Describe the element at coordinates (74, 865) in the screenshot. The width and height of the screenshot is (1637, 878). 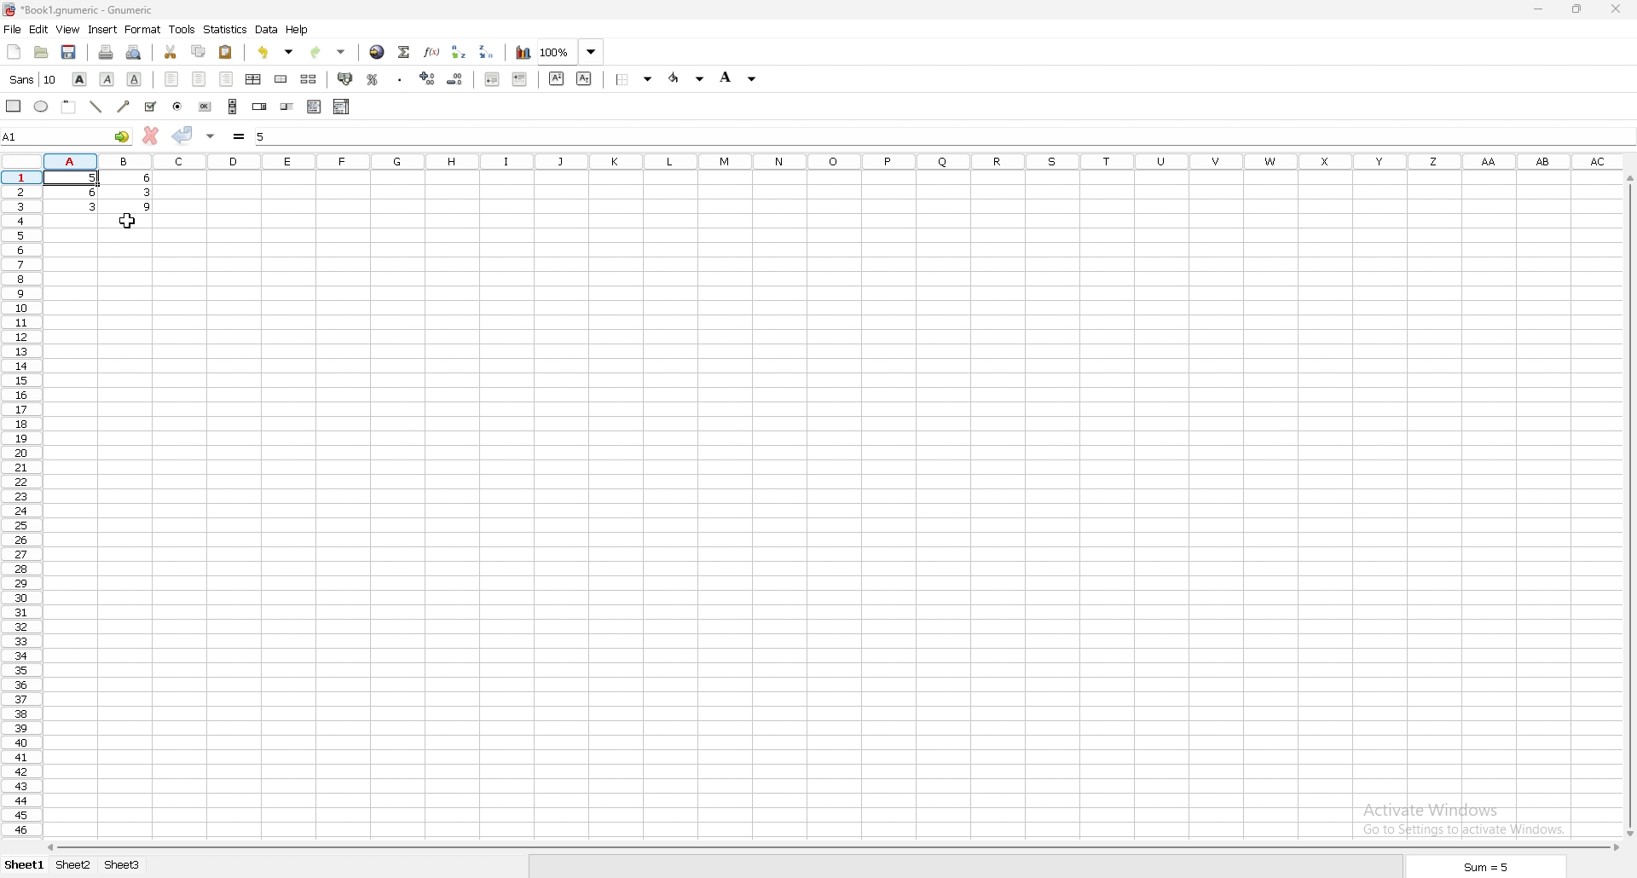
I see `sheet` at that location.